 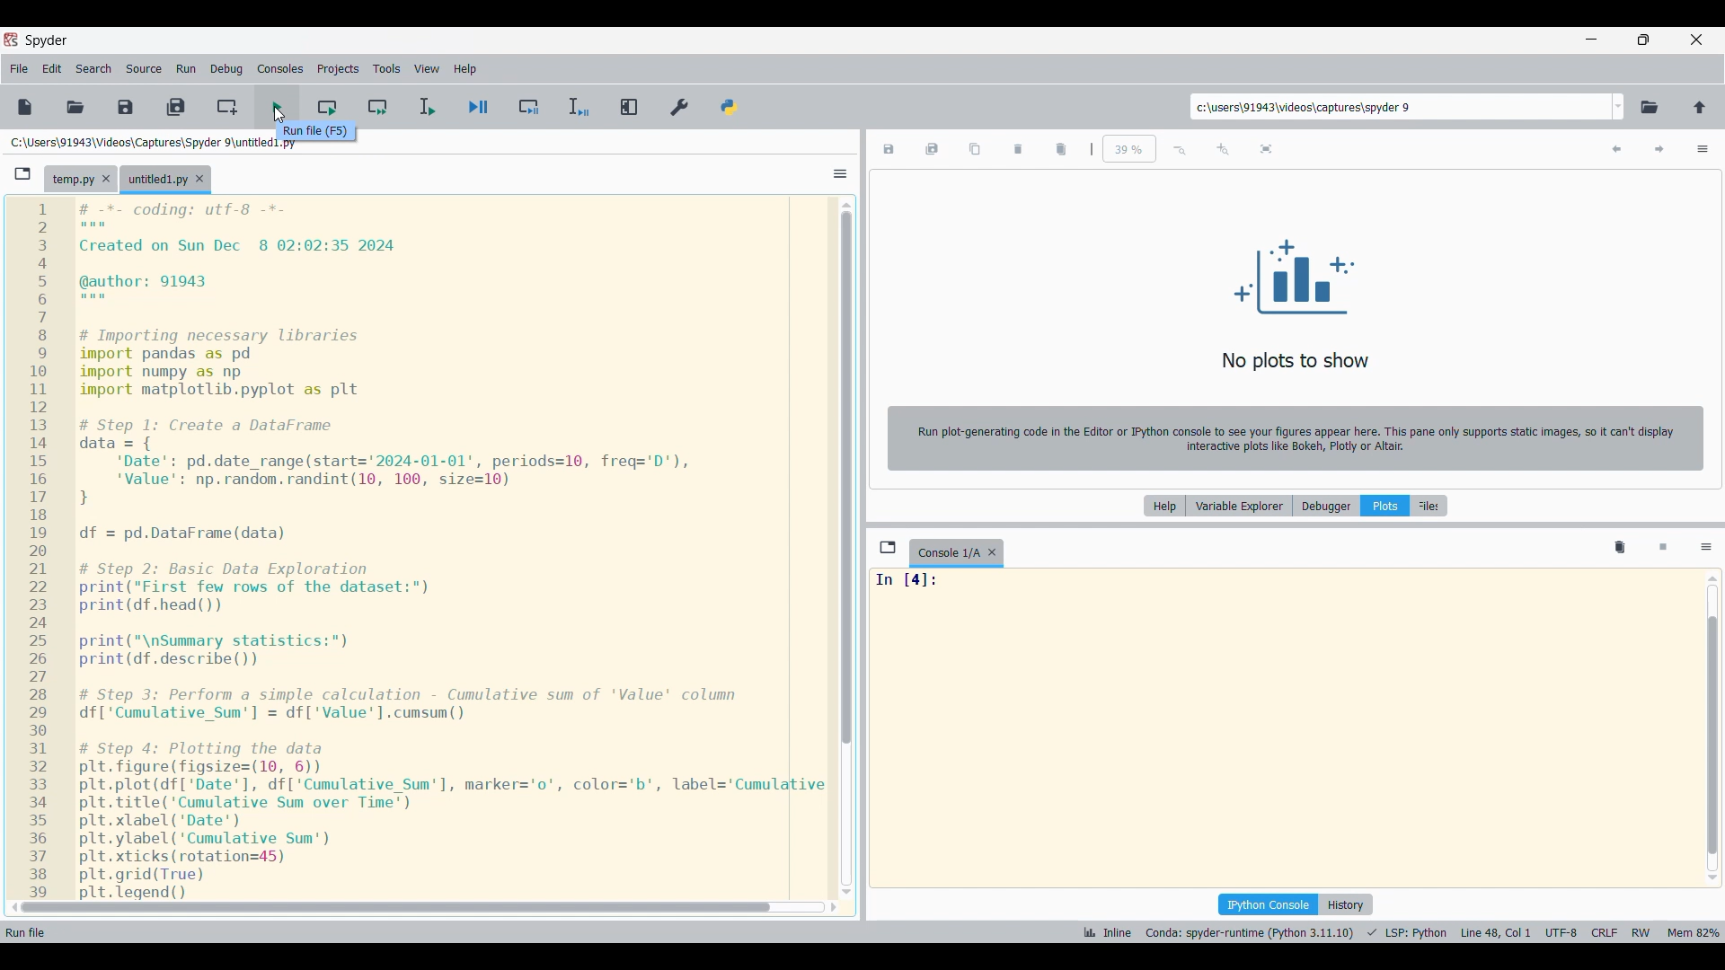 What do you see at coordinates (316, 131) in the screenshot?
I see `Description of current selection` at bounding box center [316, 131].